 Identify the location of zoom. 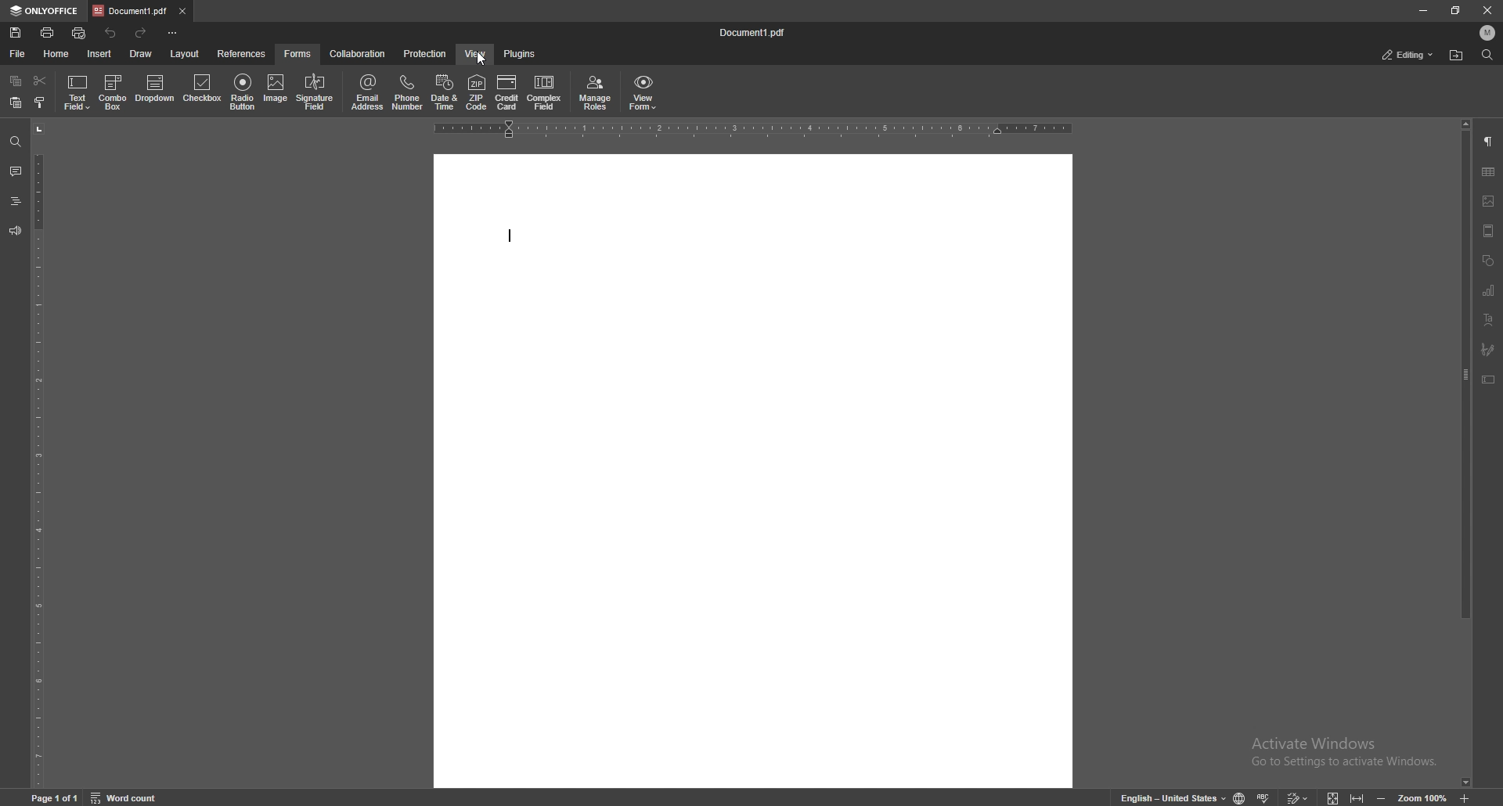
(1425, 798).